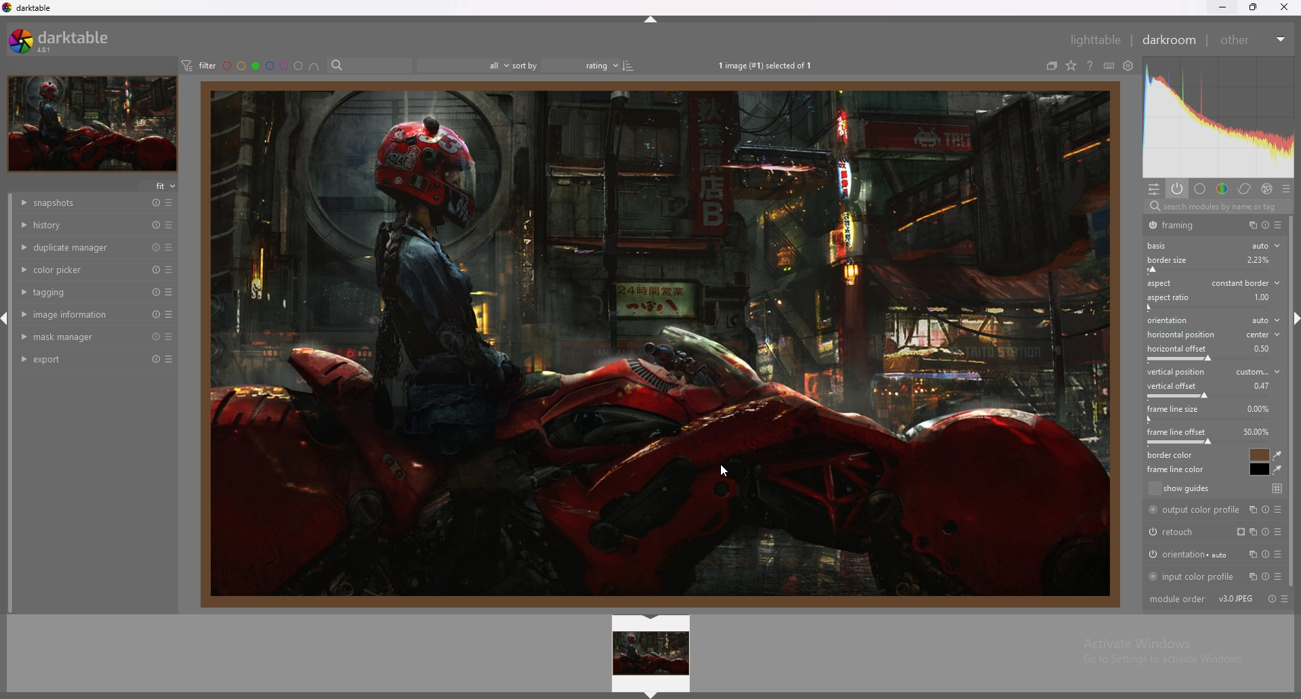 The image size is (1301, 699). Describe the element at coordinates (1161, 246) in the screenshot. I see `basis` at that location.